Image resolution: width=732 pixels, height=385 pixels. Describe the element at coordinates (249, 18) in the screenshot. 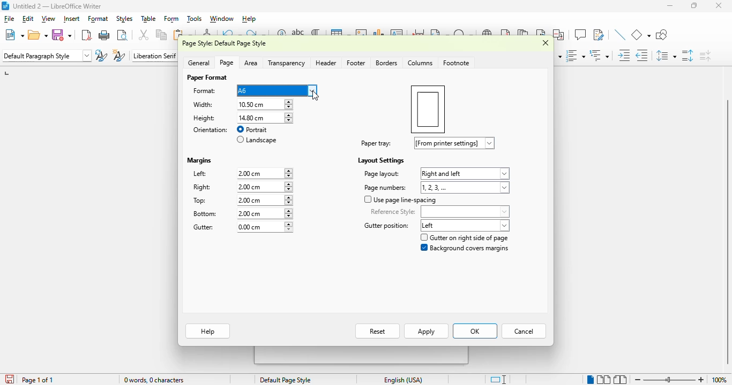

I see `help` at that location.